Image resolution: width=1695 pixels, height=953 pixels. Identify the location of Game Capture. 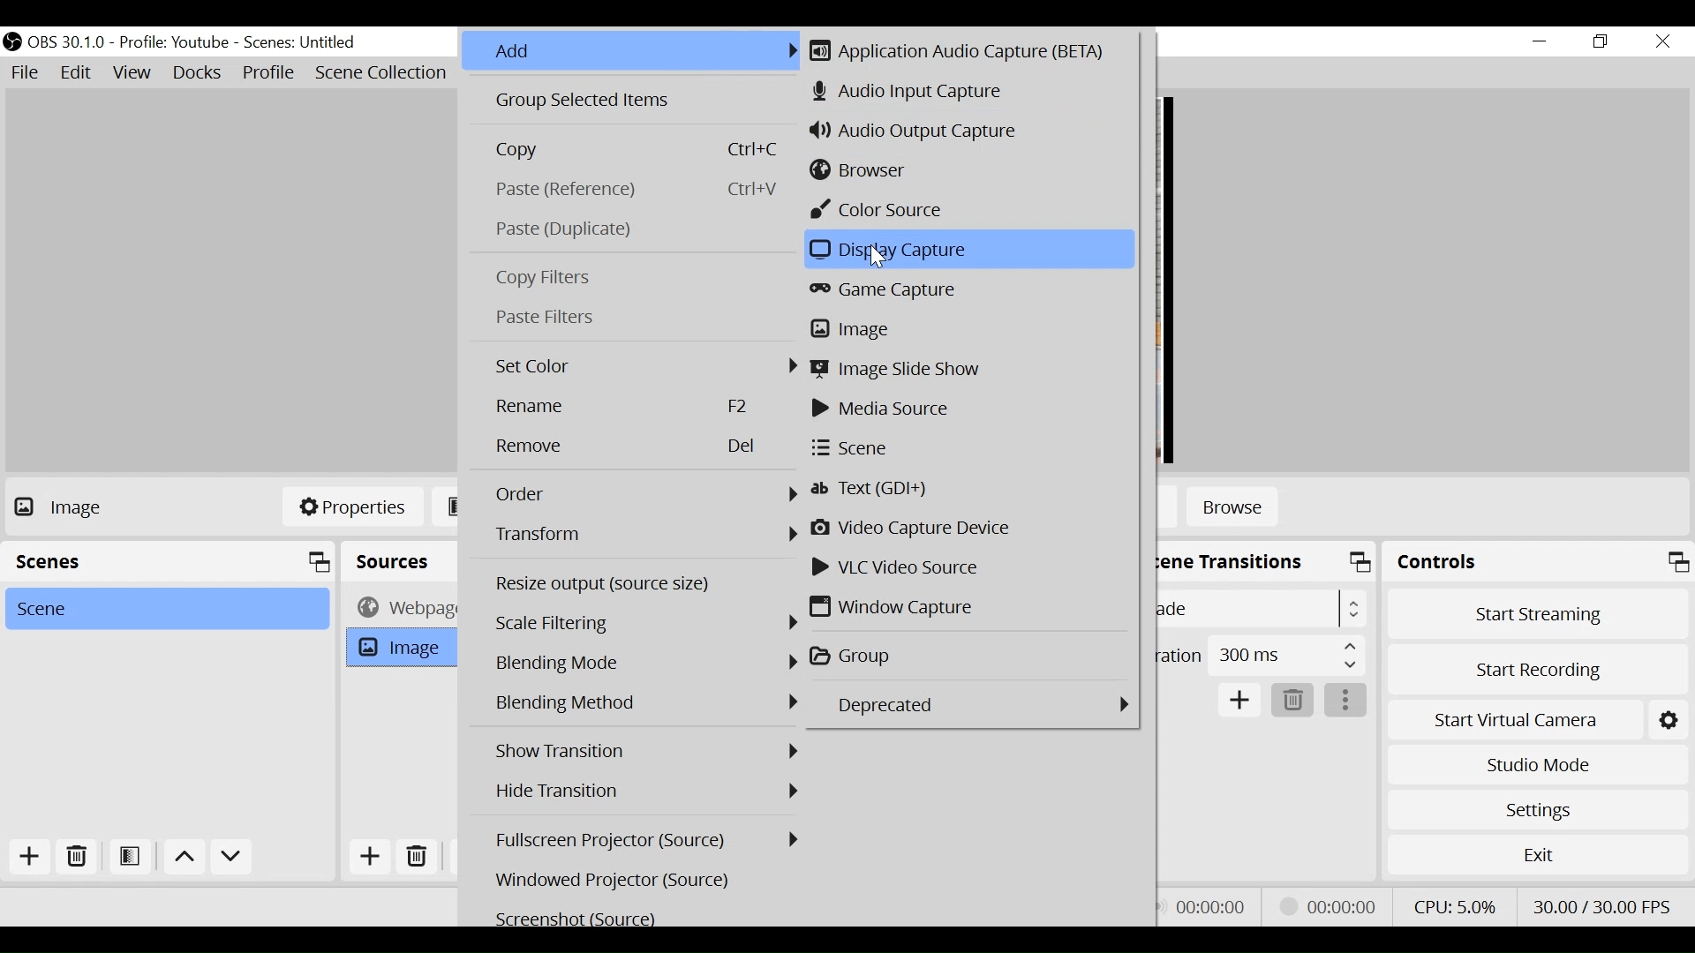
(968, 293).